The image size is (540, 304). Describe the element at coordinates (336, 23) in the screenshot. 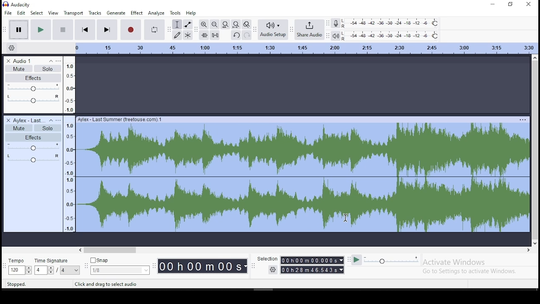

I see `record meter` at that location.